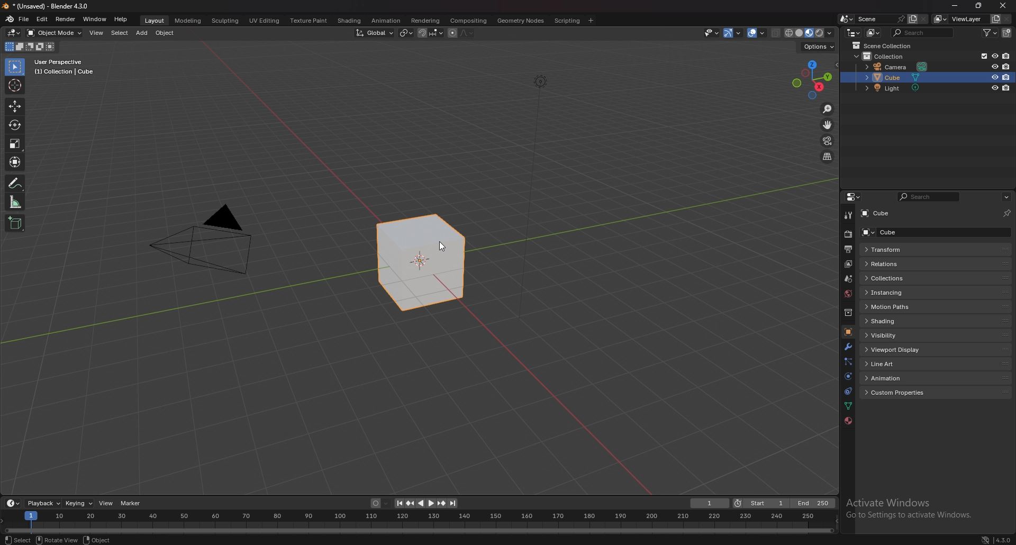 The height and width of the screenshot is (545, 1016). What do you see at coordinates (994, 56) in the screenshot?
I see `hide in viewport` at bounding box center [994, 56].